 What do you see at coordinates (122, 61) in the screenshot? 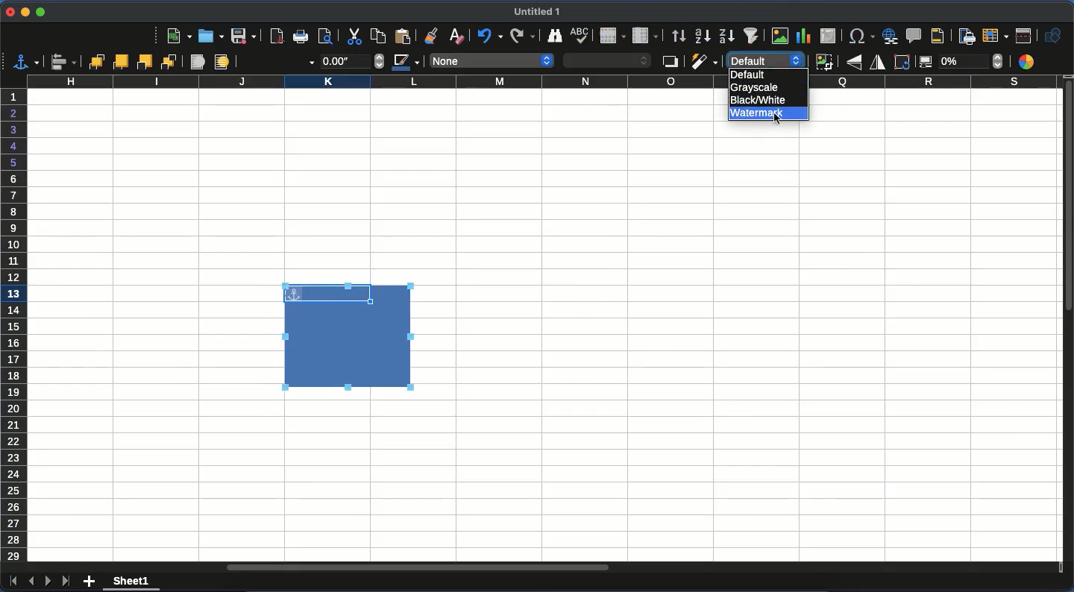
I see `forward one` at bounding box center [122, 61].